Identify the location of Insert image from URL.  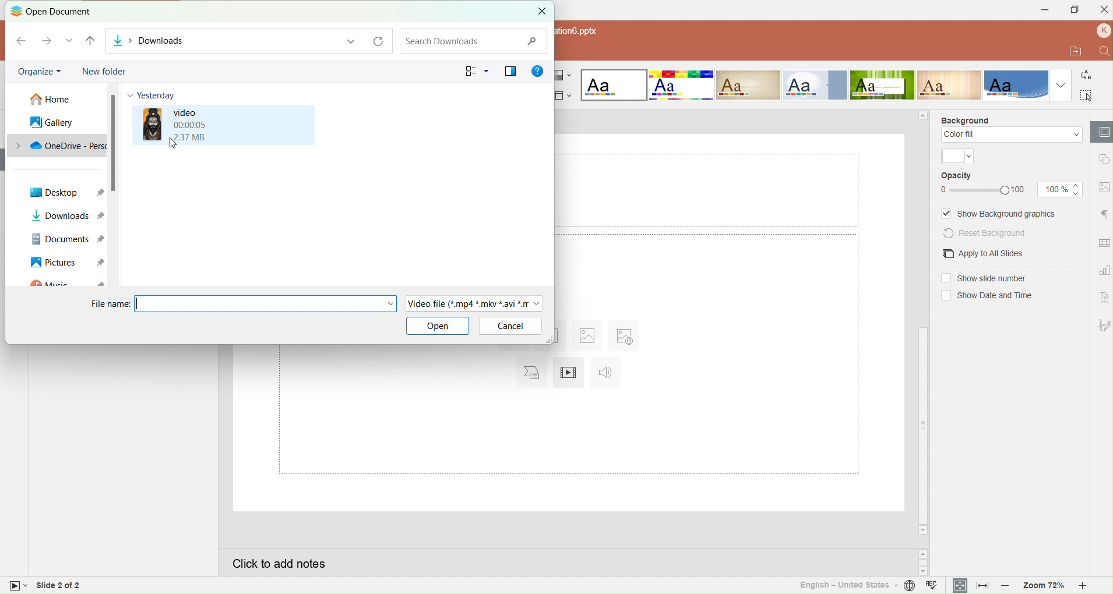
(624, 336).